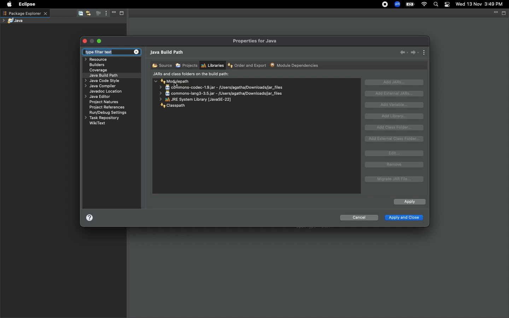  What do you see at coordinates (89, 219) in the screenshot?
I see `Help` at bounding box center [89, 219].